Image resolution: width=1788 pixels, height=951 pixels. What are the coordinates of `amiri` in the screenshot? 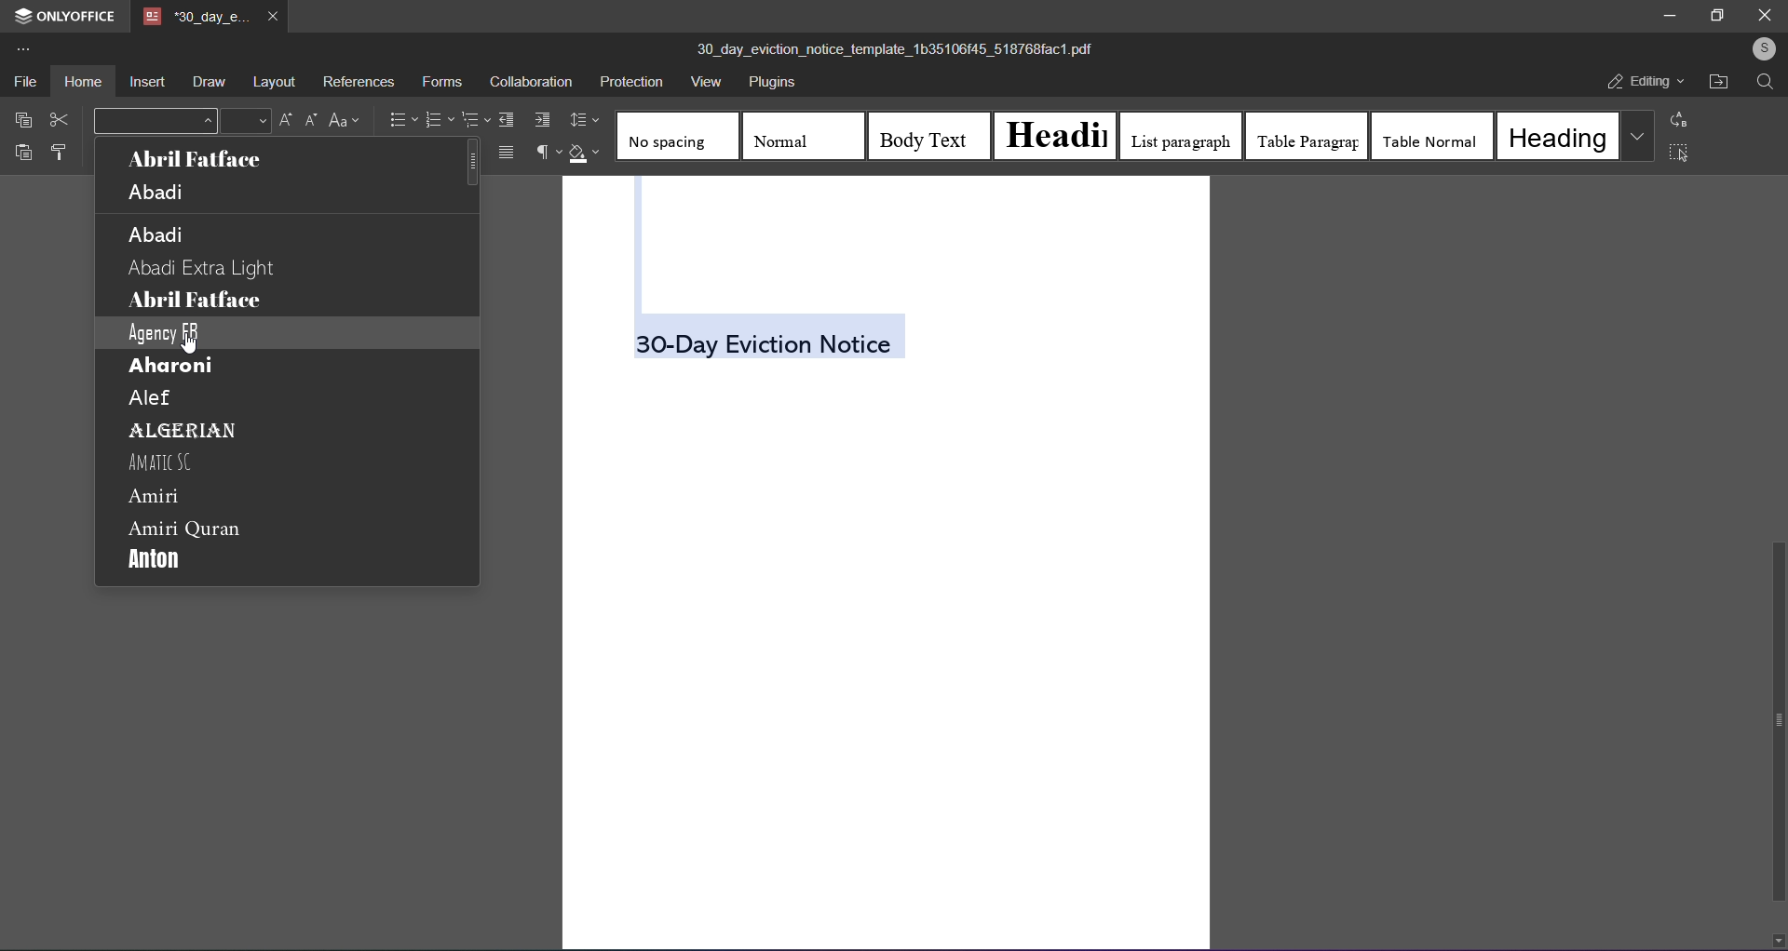 It's located at (156, 500).